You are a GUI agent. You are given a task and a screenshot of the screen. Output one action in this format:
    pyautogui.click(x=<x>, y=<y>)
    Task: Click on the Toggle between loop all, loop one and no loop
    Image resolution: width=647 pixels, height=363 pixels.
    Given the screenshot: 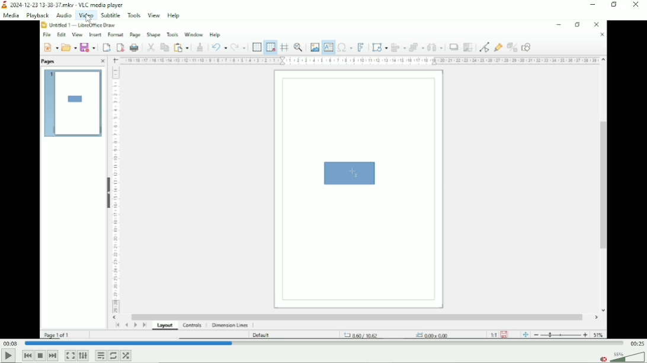 What is the action you would take?
    pyautogui.click(x=114, y=355)
    